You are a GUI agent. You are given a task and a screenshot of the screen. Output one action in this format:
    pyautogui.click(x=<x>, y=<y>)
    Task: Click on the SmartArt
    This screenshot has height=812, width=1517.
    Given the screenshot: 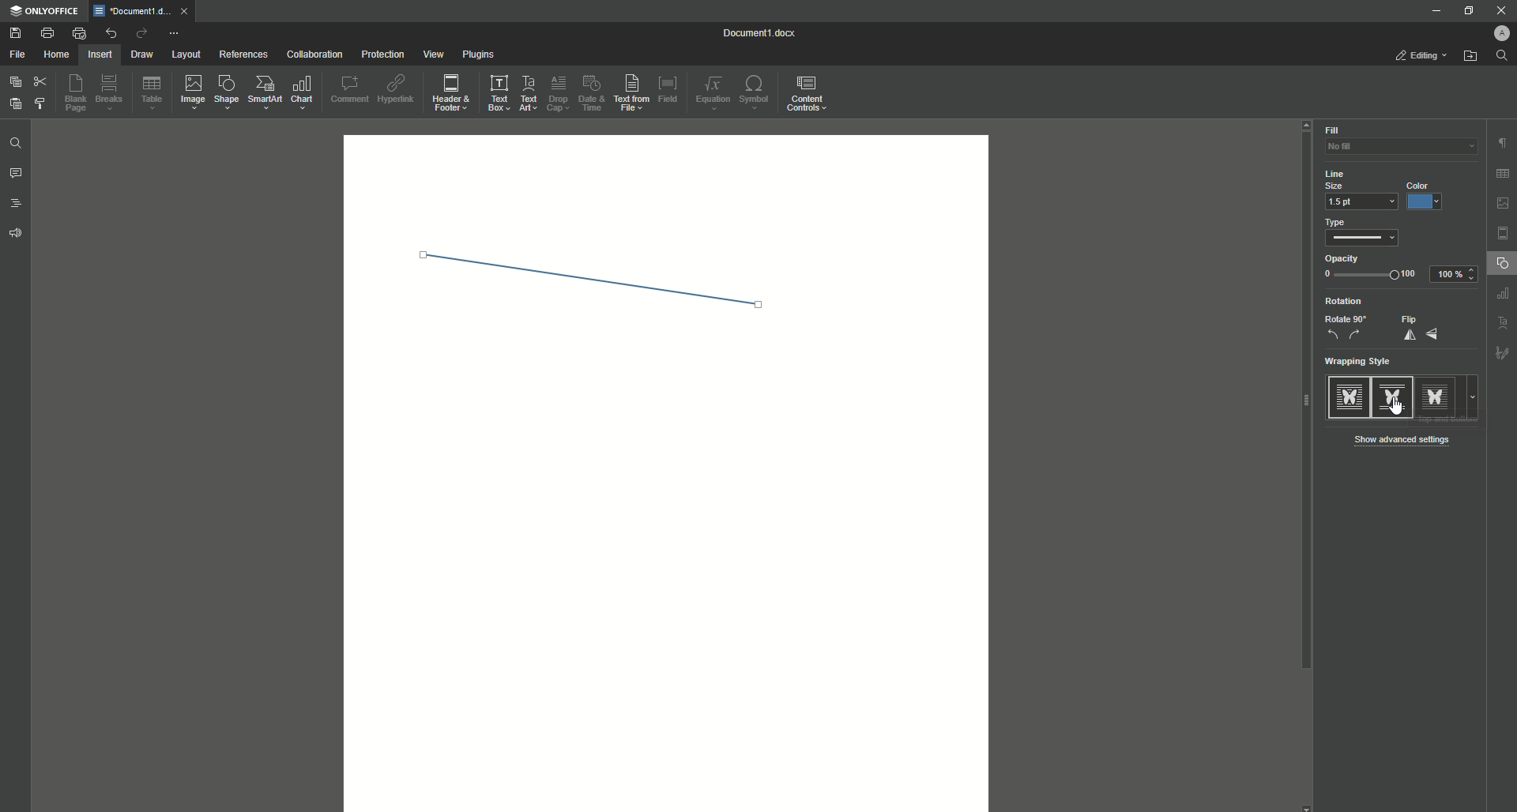 What is the action you would take?
    pyautogui.click(x=265, y=93)
    